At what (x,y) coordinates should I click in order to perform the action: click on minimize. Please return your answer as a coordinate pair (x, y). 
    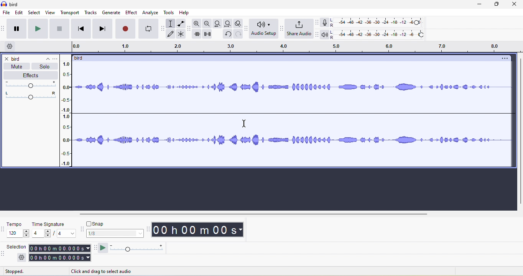
    Looking at the image, I should click on (483, 6).